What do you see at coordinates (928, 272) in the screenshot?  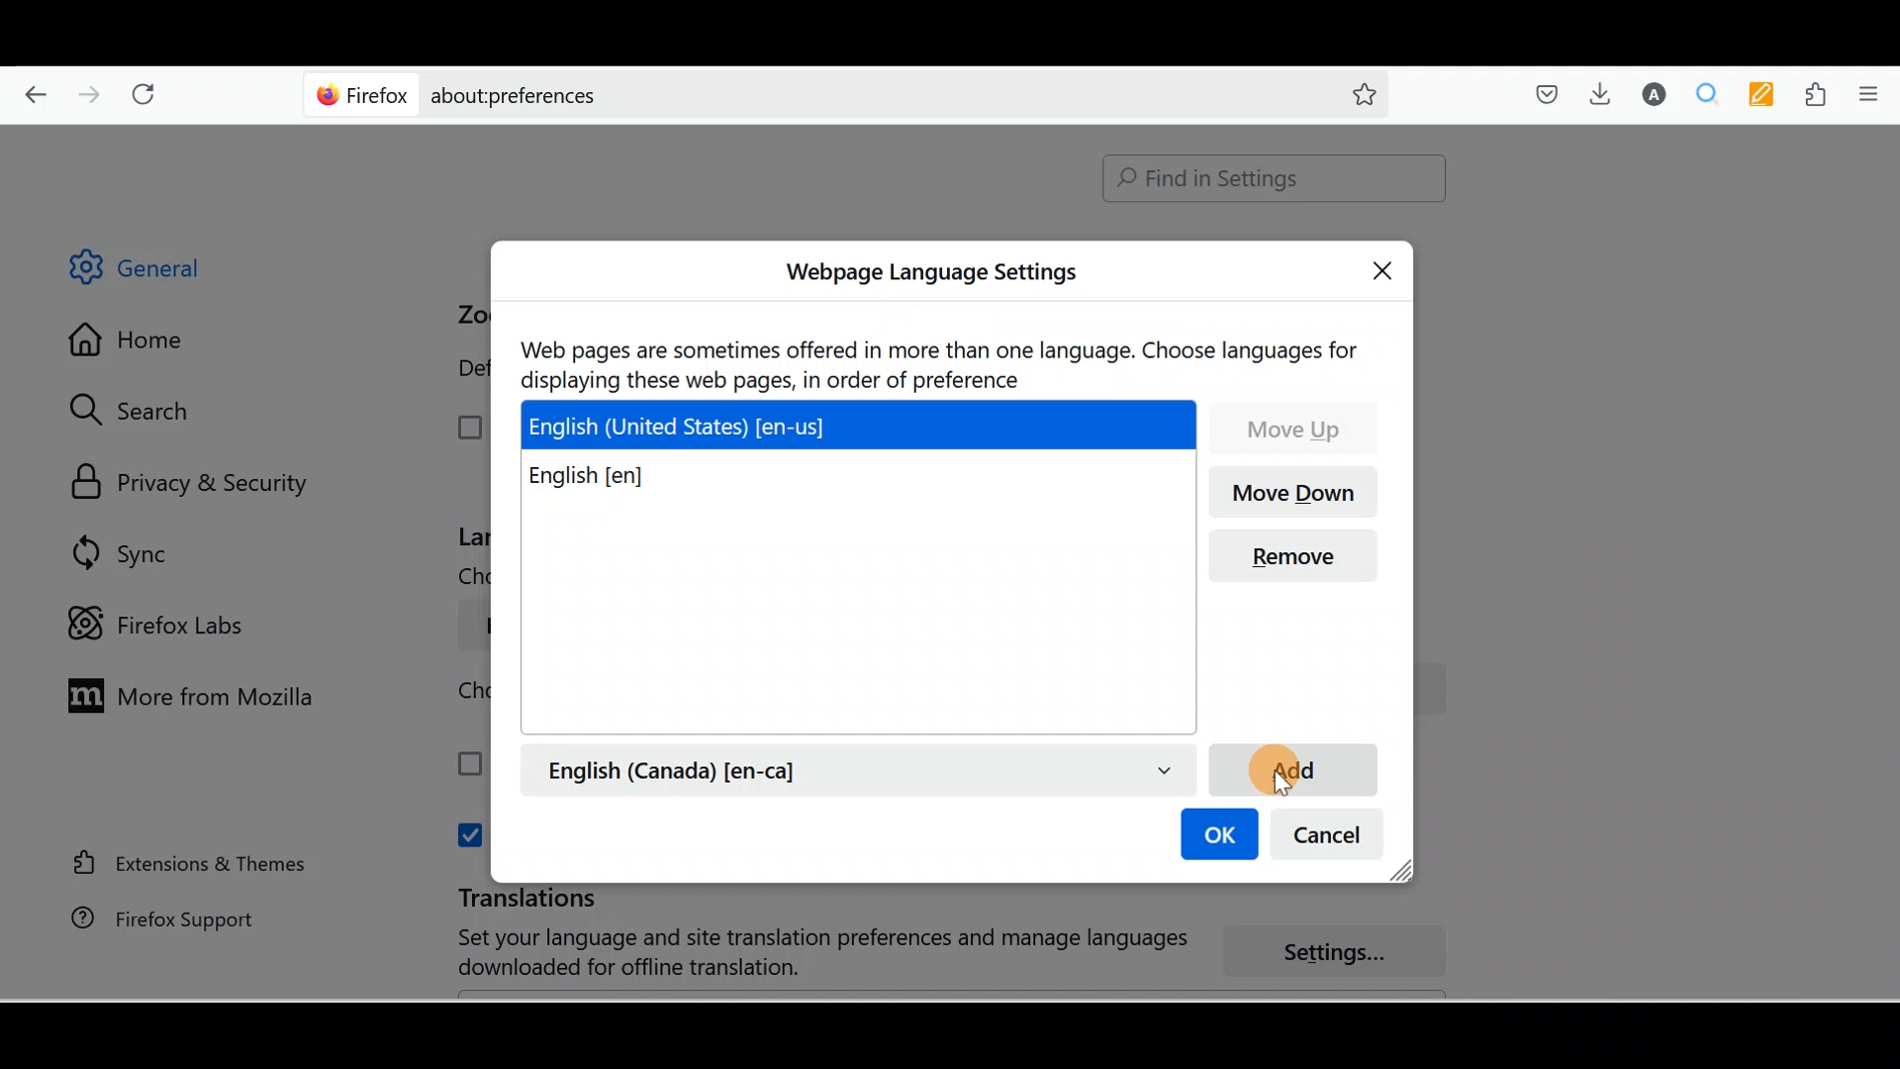 I see `Webpage Language settings` at bounding box center [928, 272].